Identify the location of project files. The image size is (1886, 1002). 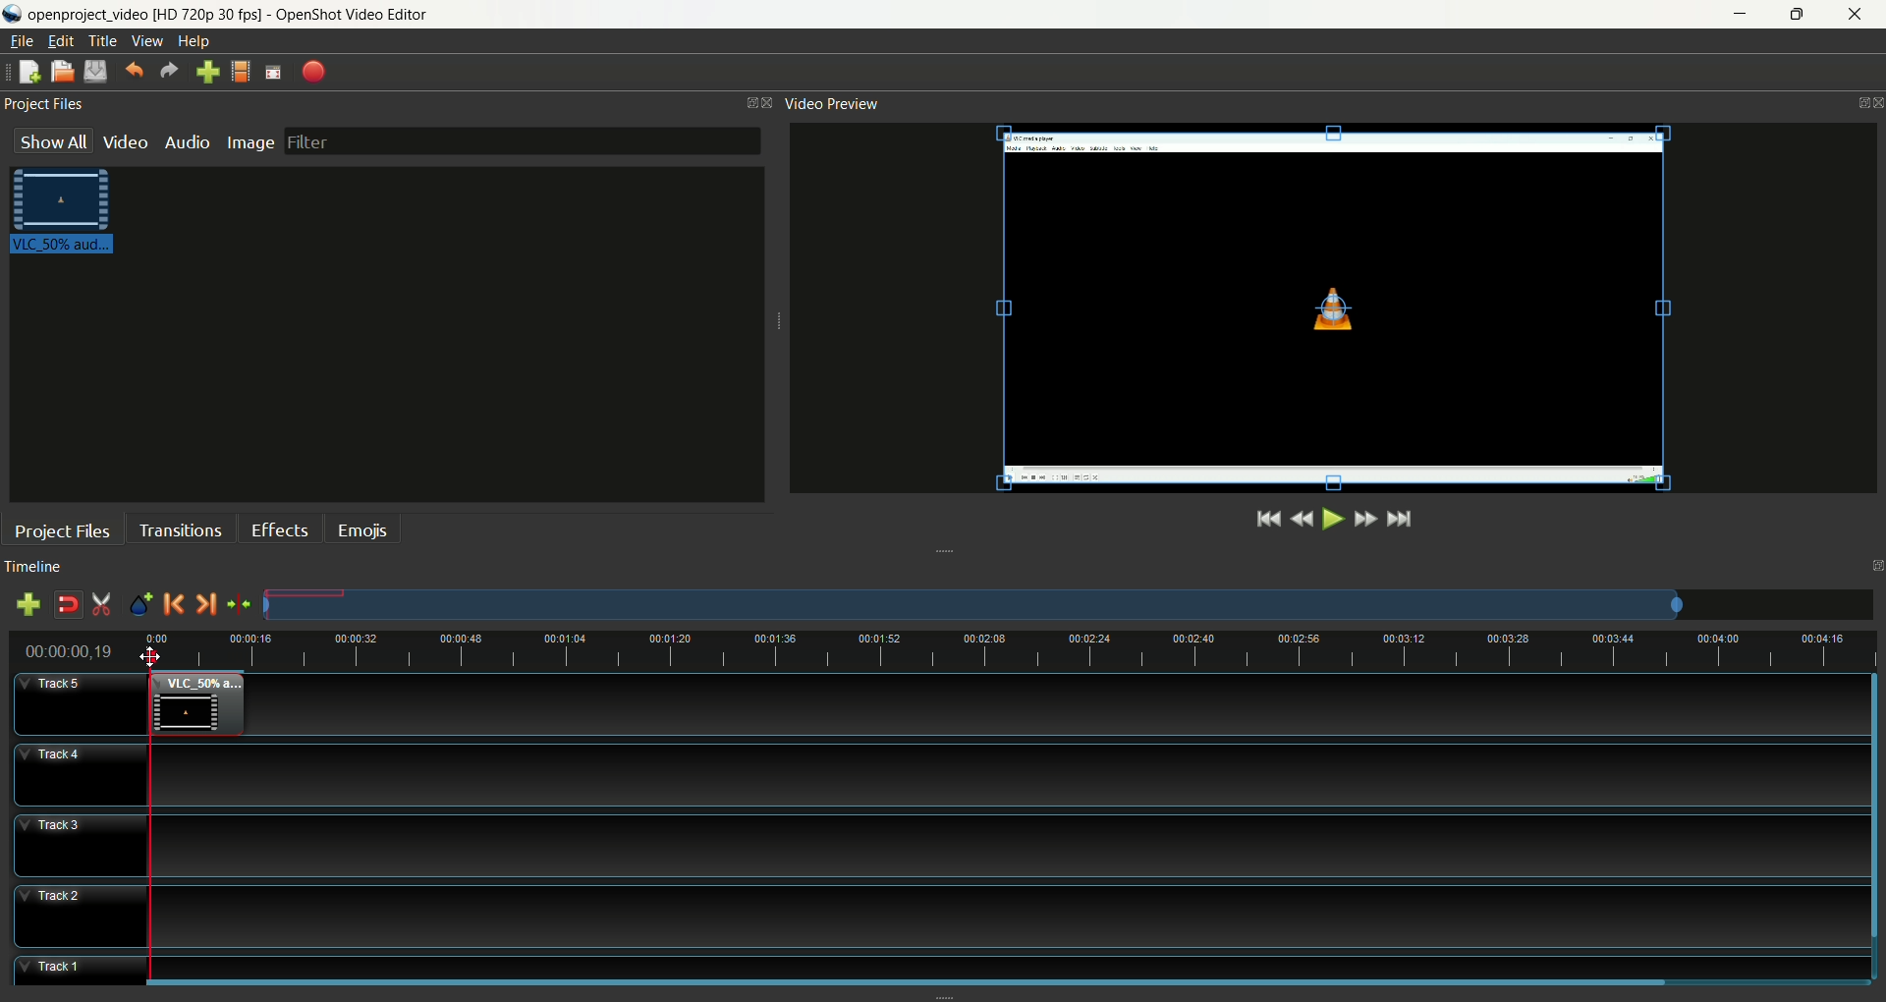
(43, 101).